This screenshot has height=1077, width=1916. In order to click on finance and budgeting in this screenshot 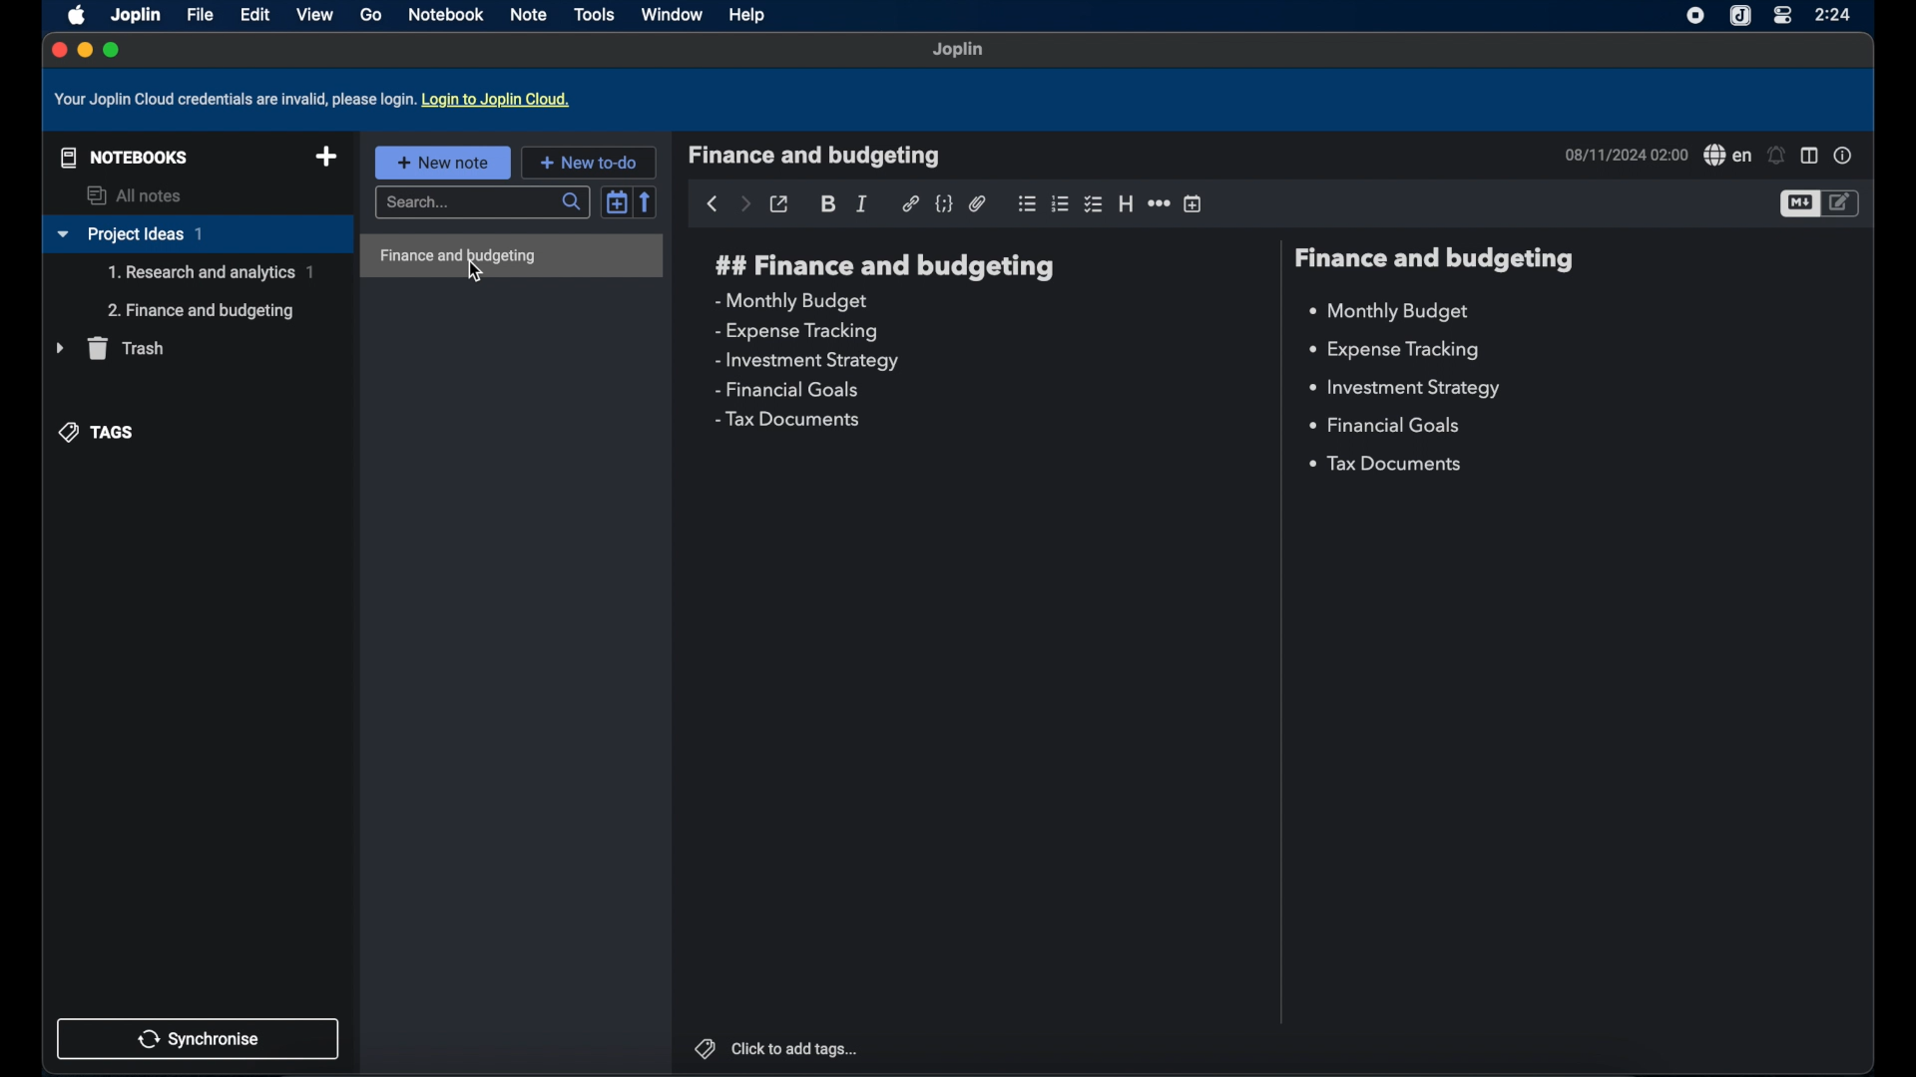, I will do `click(882, 266)`.